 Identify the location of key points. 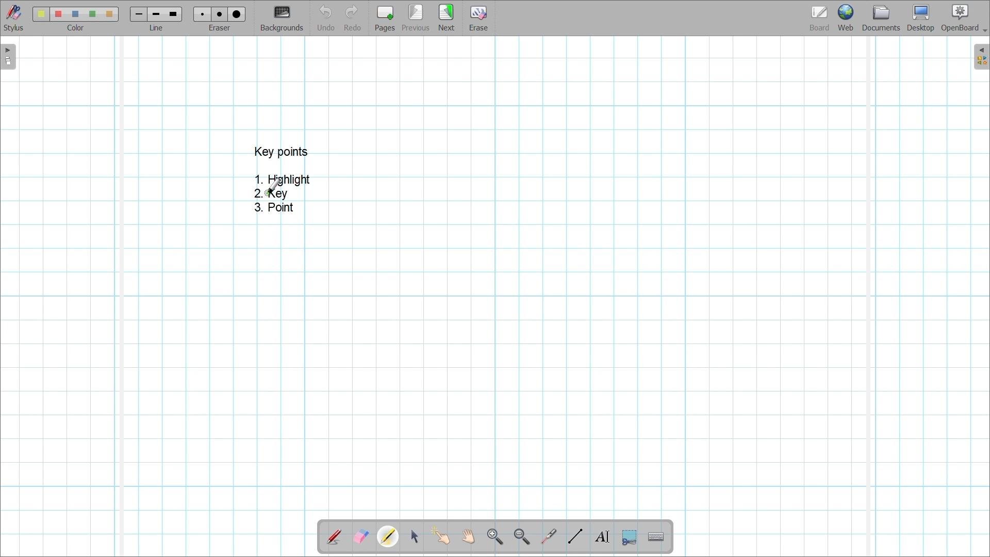
(282, 151).